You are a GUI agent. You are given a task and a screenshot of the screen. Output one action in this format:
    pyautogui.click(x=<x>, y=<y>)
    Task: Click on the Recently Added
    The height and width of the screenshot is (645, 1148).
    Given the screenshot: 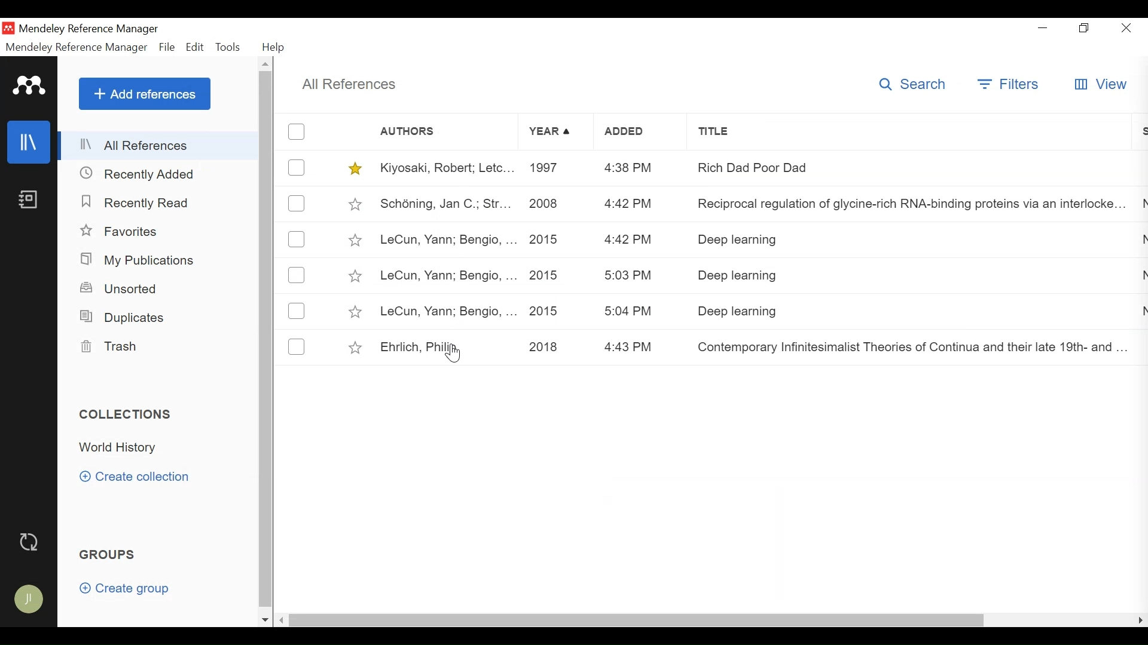 What is the action you would take?
    pyautogui.click(x=144, y=174)
    